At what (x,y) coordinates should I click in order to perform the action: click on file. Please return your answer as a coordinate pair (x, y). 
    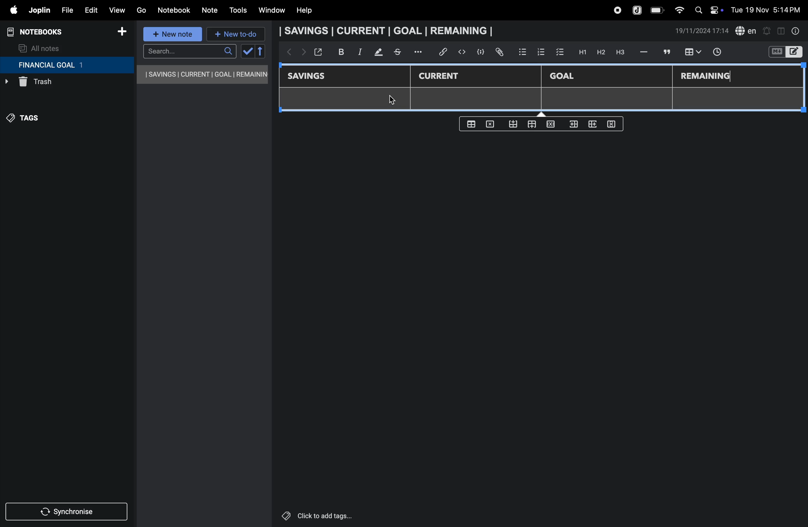
    Looking at the image, I should click on (65, 9).